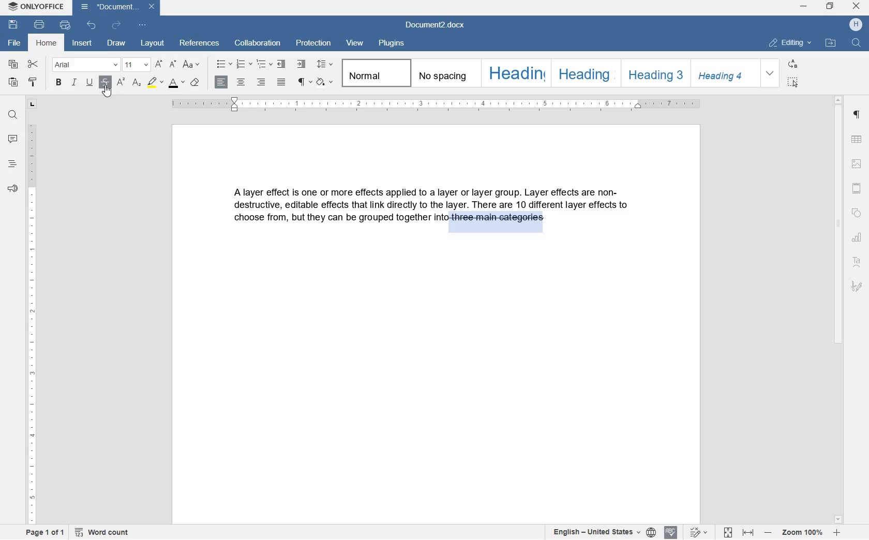 The image size is (869, 540). Describe the element at coordinates (222, 83) in the screenshot. I see `align left` at that location.